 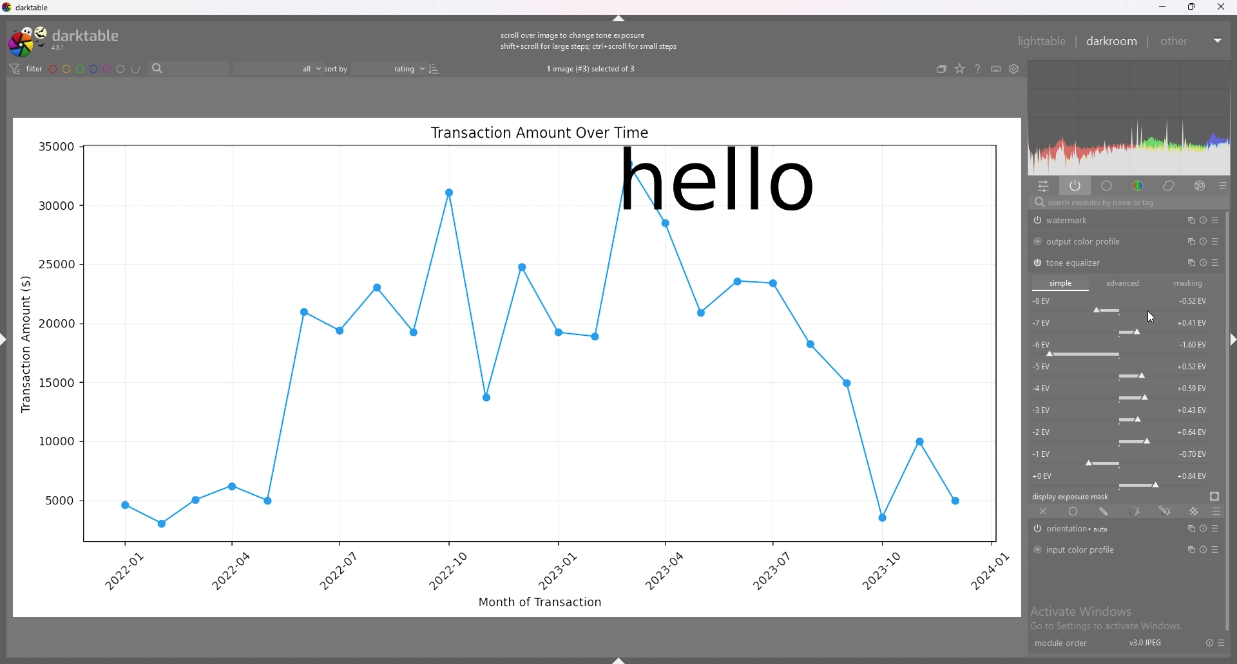 What do you see at coordinates (1043, 512) in the screenshot?
I see `off` at bounding box center [1043, 512].